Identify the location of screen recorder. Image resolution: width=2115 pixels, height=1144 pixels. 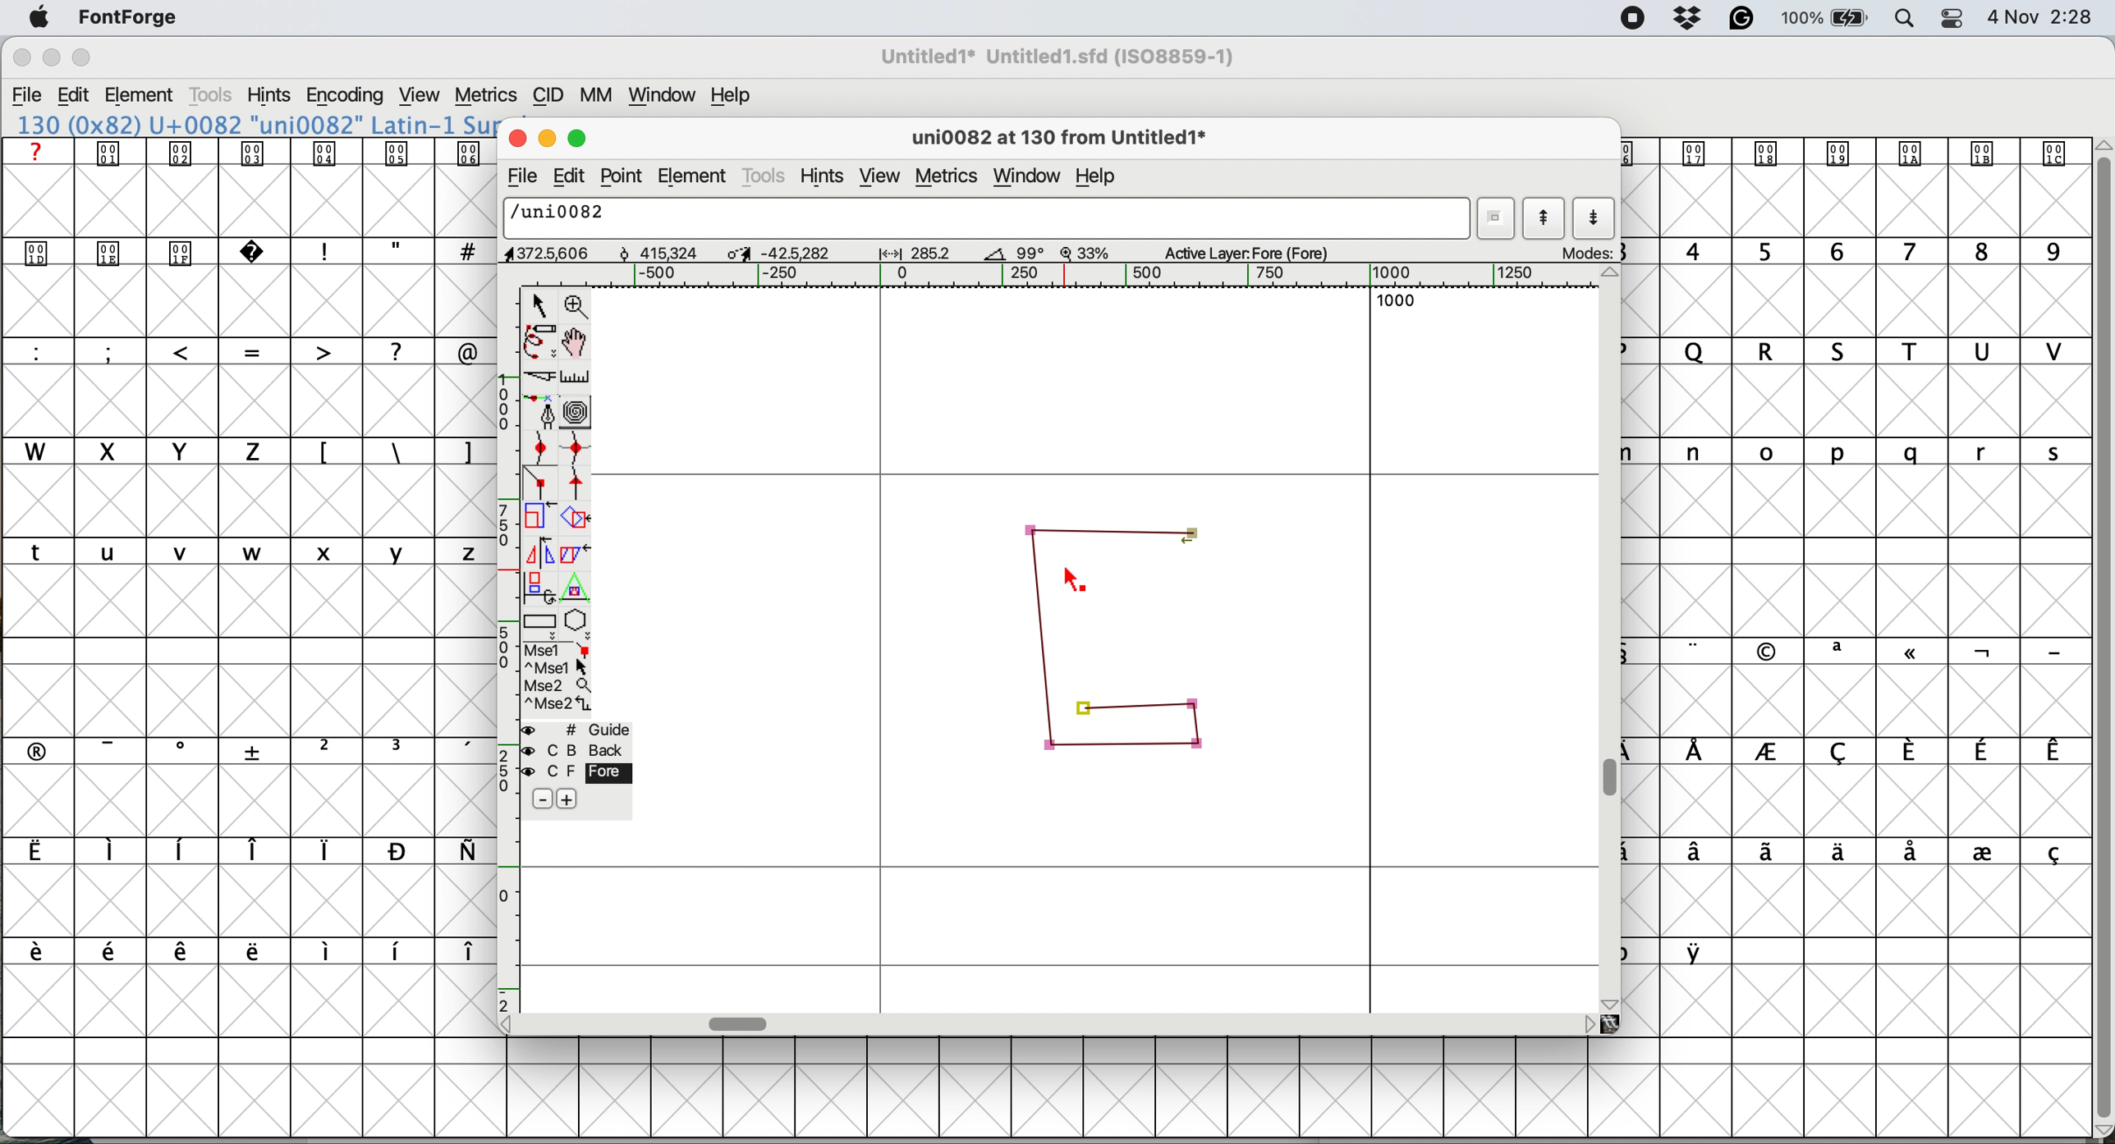
(1634, 19).